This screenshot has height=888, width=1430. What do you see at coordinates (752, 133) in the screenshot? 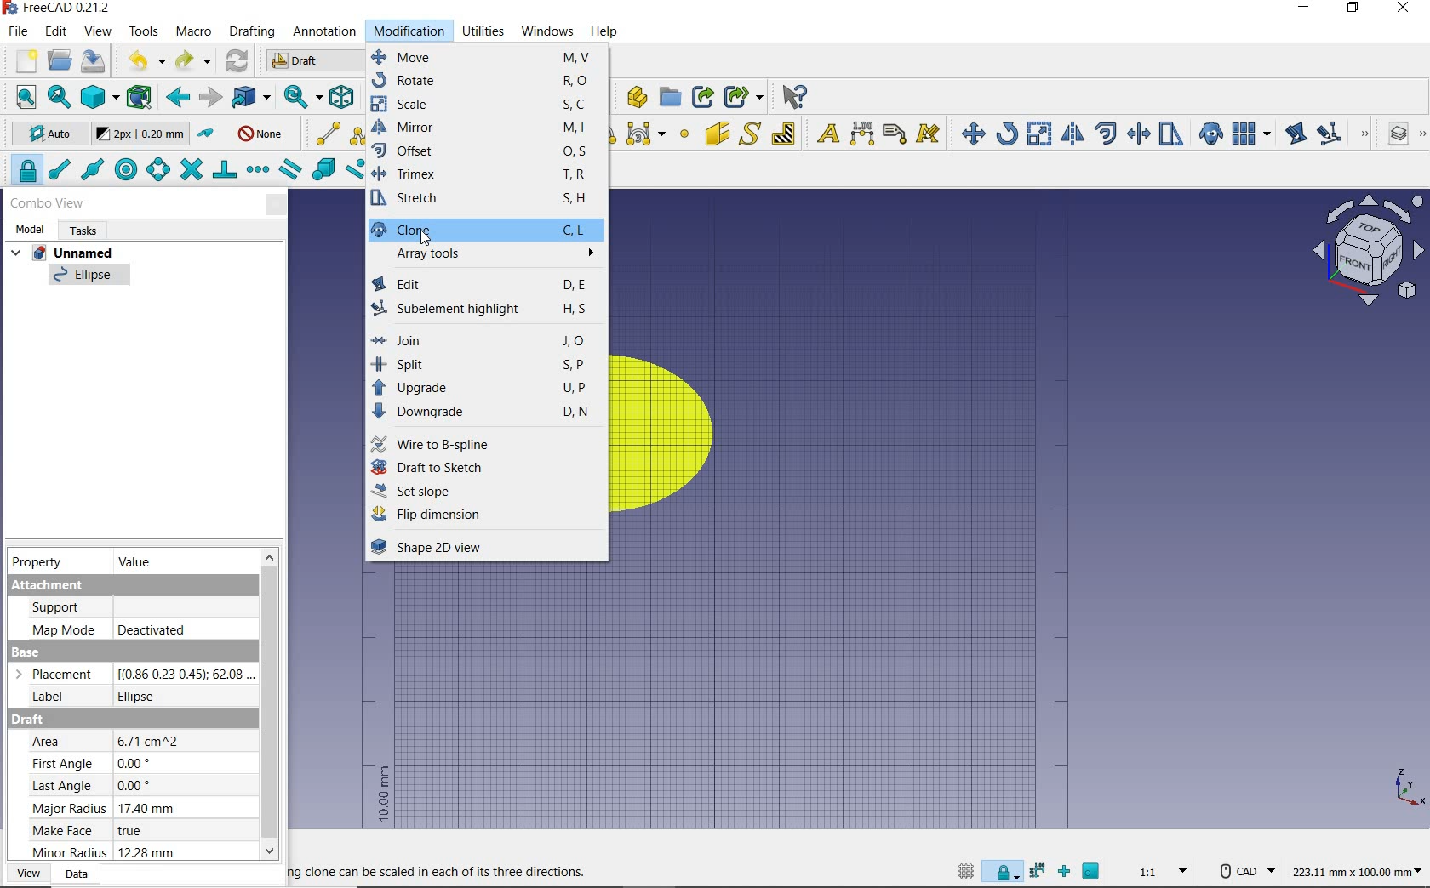
I see `shape from text` at bounding box center [752, 133].